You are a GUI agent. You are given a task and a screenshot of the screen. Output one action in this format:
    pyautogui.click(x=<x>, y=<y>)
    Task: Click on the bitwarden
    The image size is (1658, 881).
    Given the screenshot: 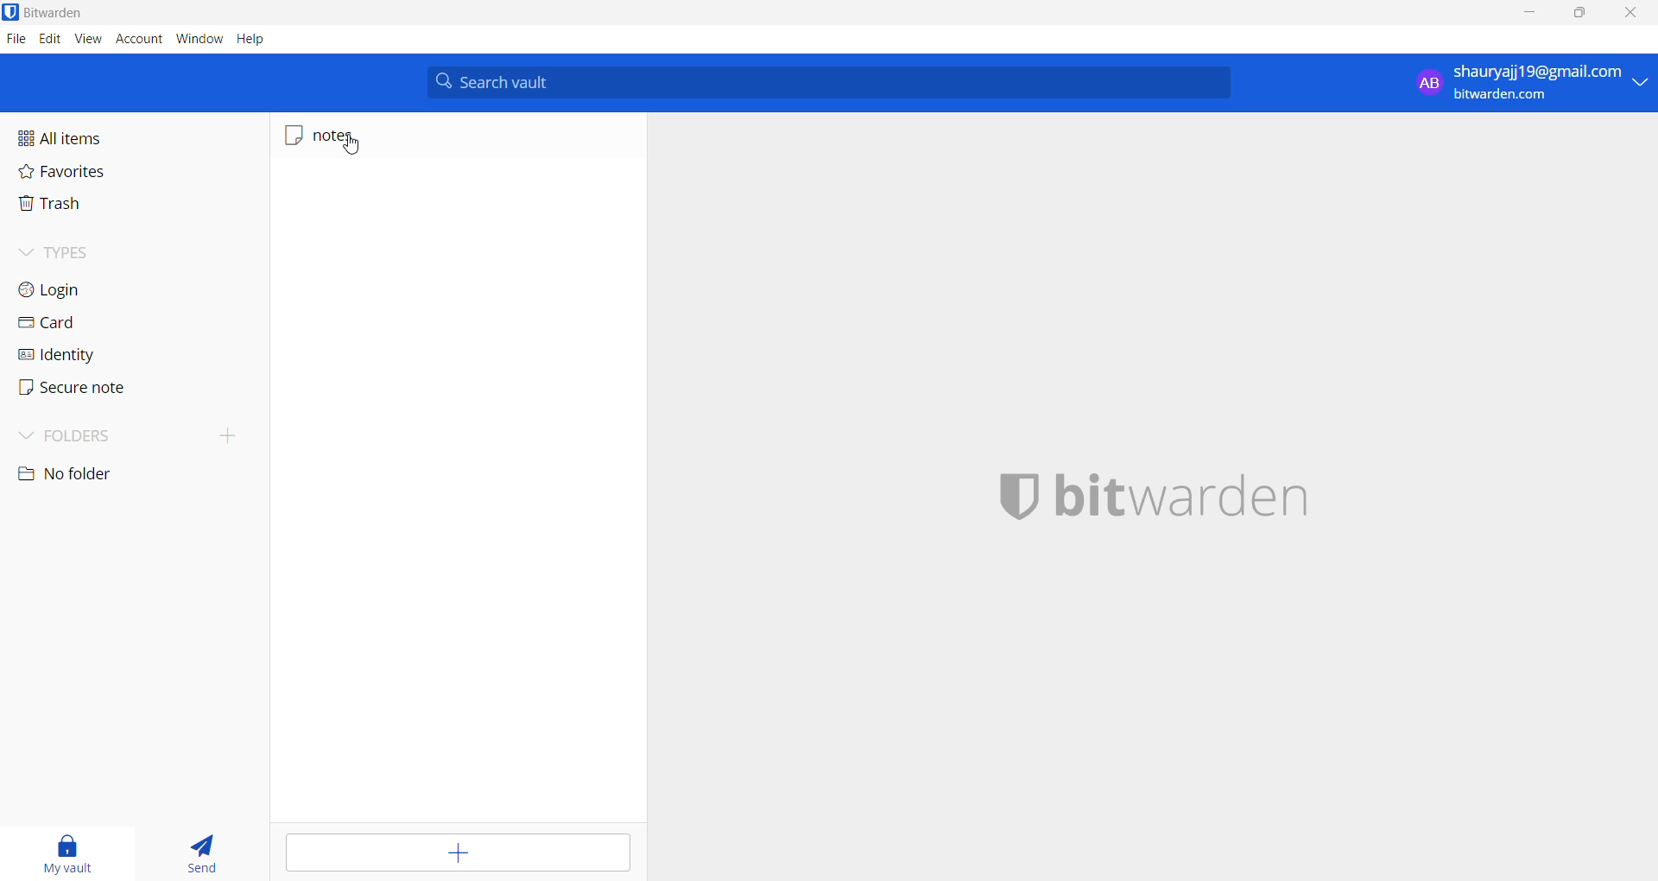 What is the action you would take?
    pyautogui.click(x=51, y=12)
    